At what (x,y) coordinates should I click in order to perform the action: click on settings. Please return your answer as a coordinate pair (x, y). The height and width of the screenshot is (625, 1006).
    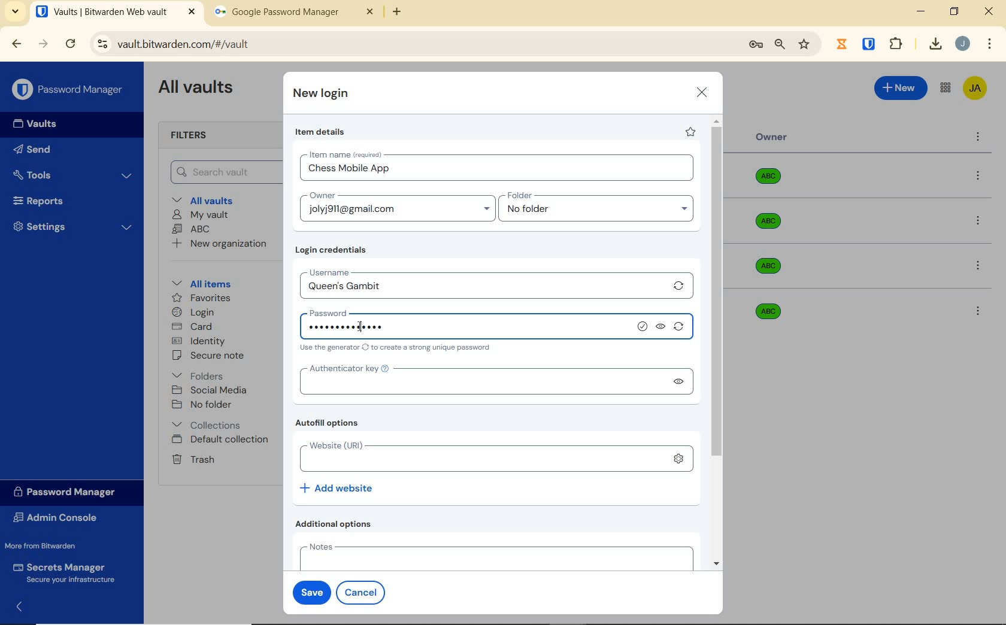
    Looking at the image, I should click on (678, 459).